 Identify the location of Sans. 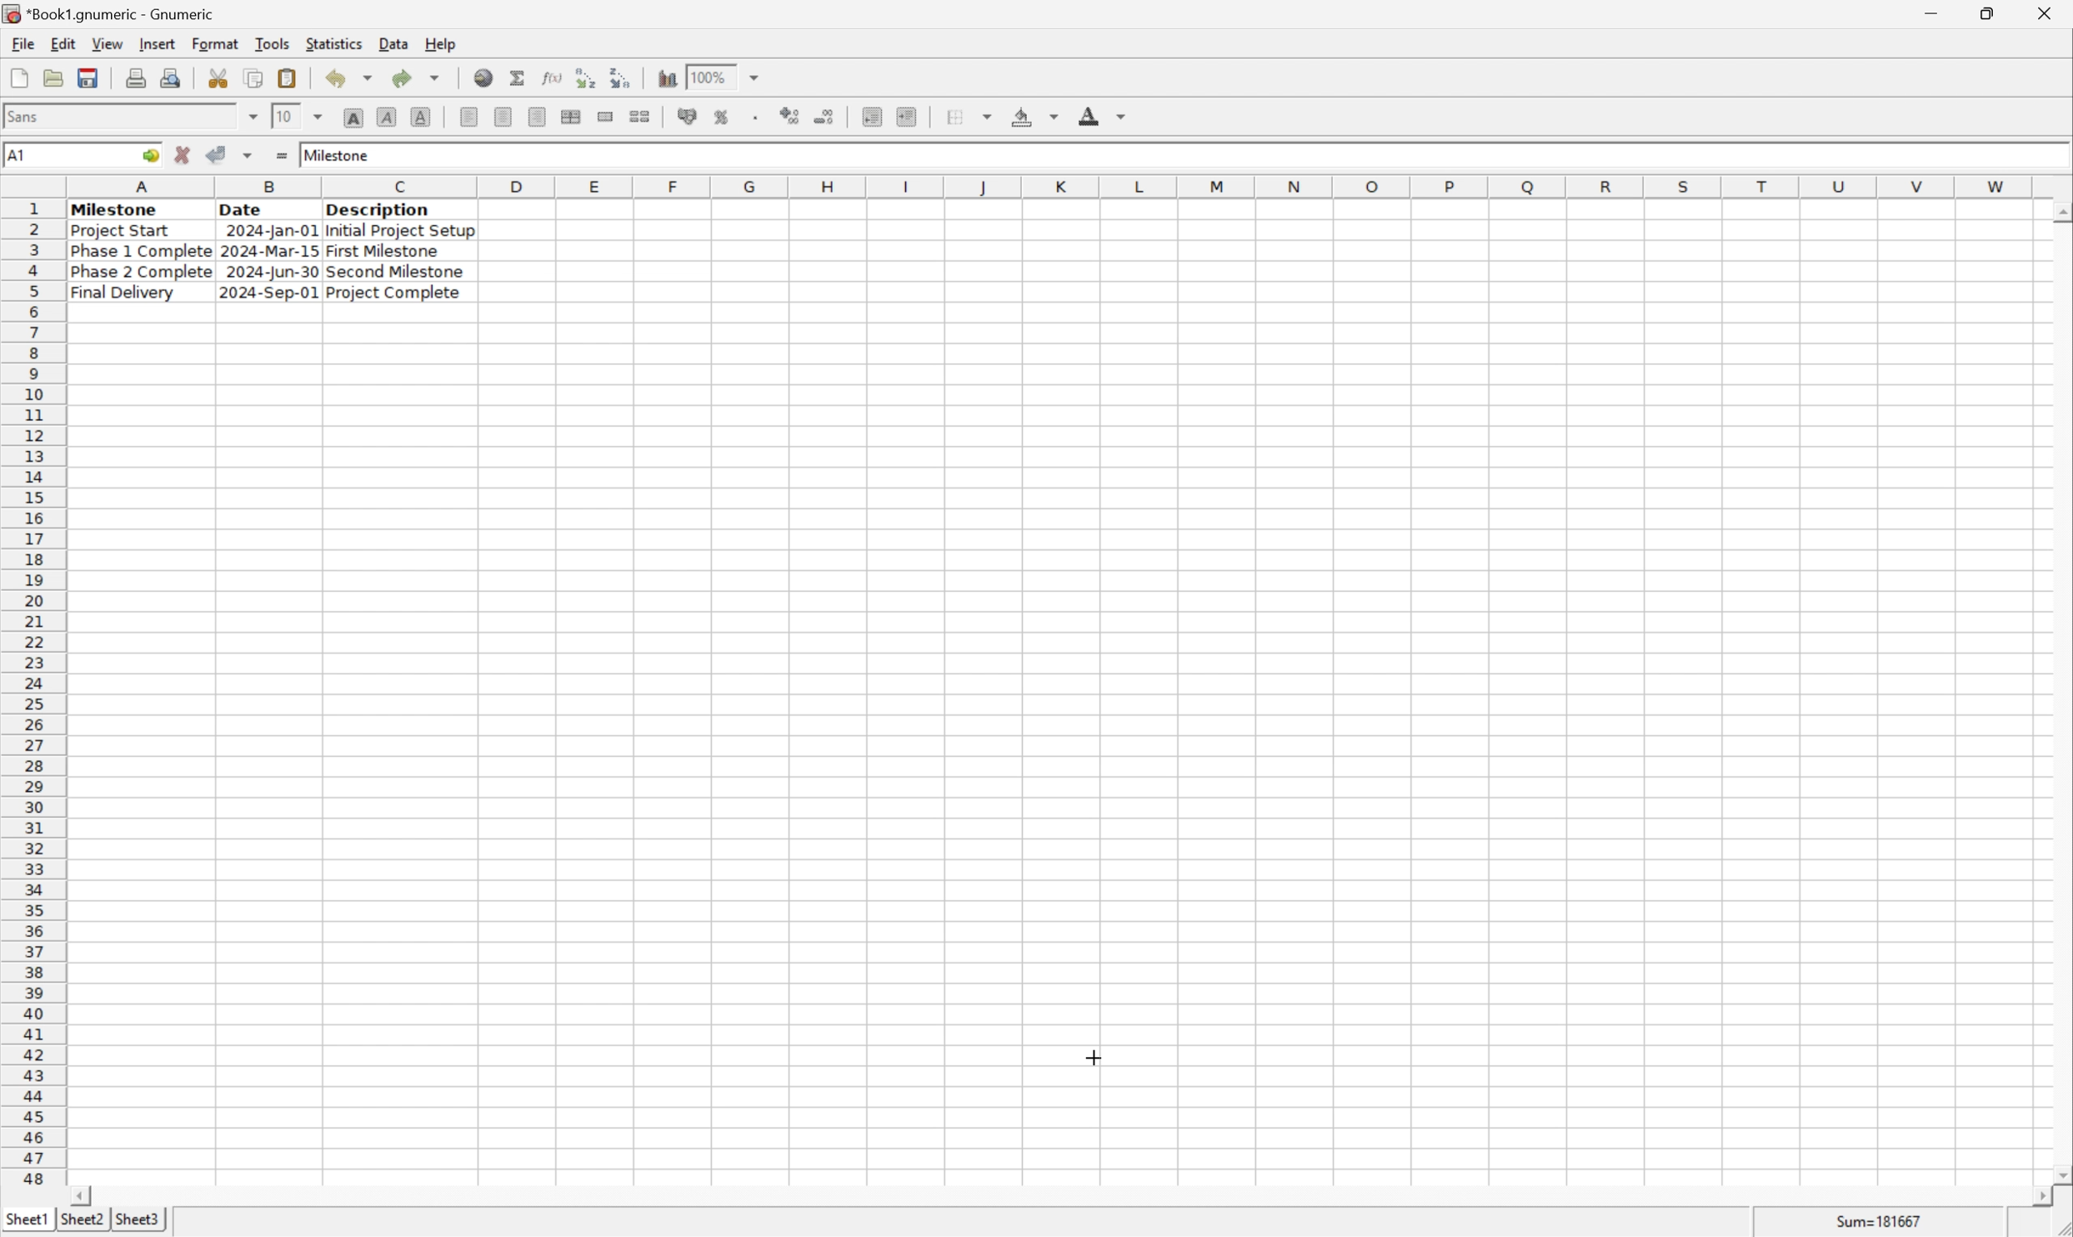
(28, 115).